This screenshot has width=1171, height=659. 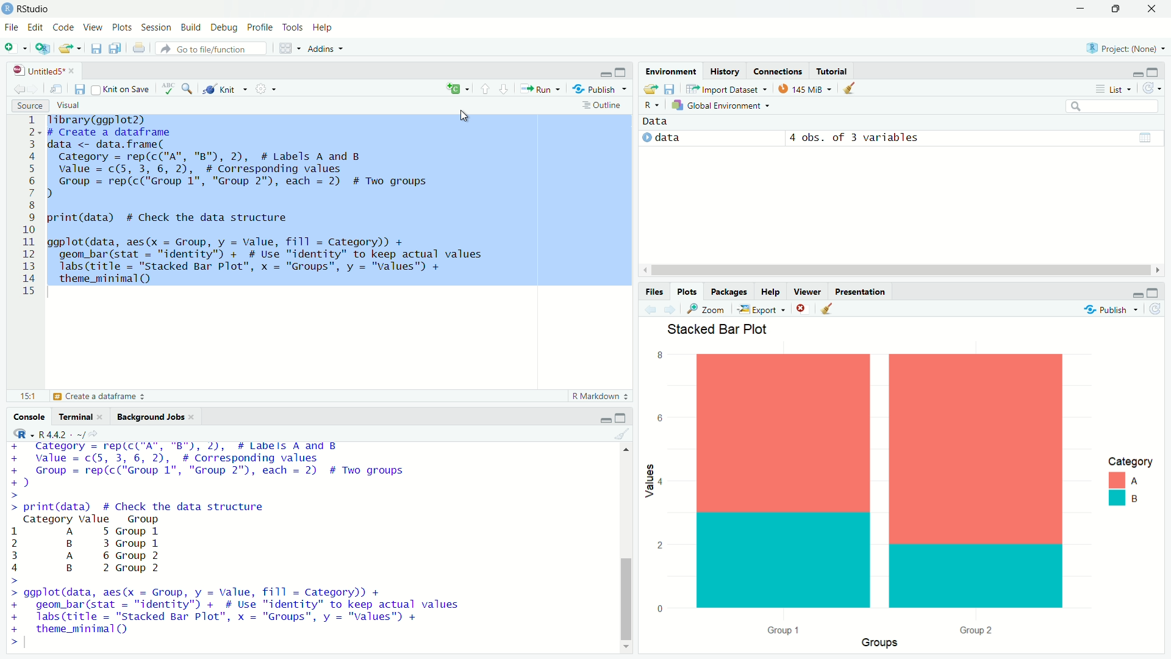 I want to click on Maximize, so click(x=622, y=72).